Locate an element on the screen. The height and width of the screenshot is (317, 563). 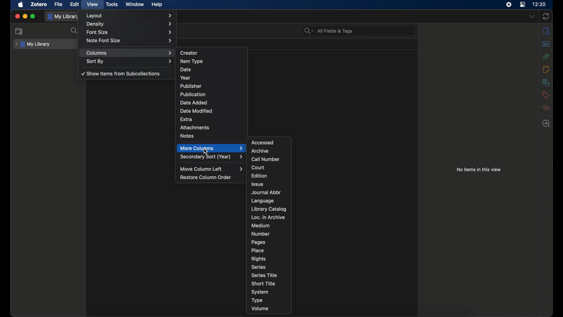
apple is located at coordinates (21, 5).